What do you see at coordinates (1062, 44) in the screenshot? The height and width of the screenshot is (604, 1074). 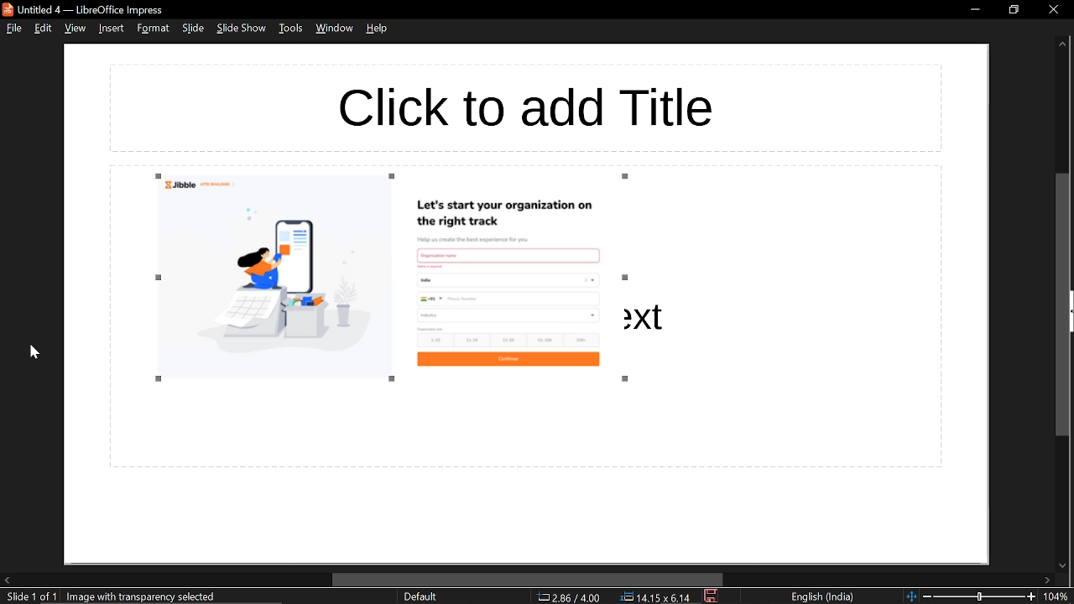 I see `Move up` at bounding box center [1062, 44].